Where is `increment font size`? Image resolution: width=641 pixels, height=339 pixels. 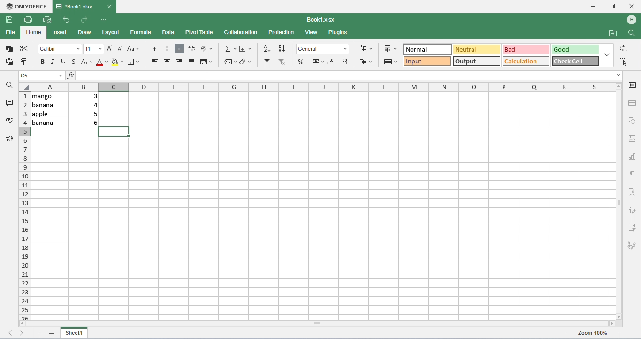
increment font size is located at coordinates (110, 48).